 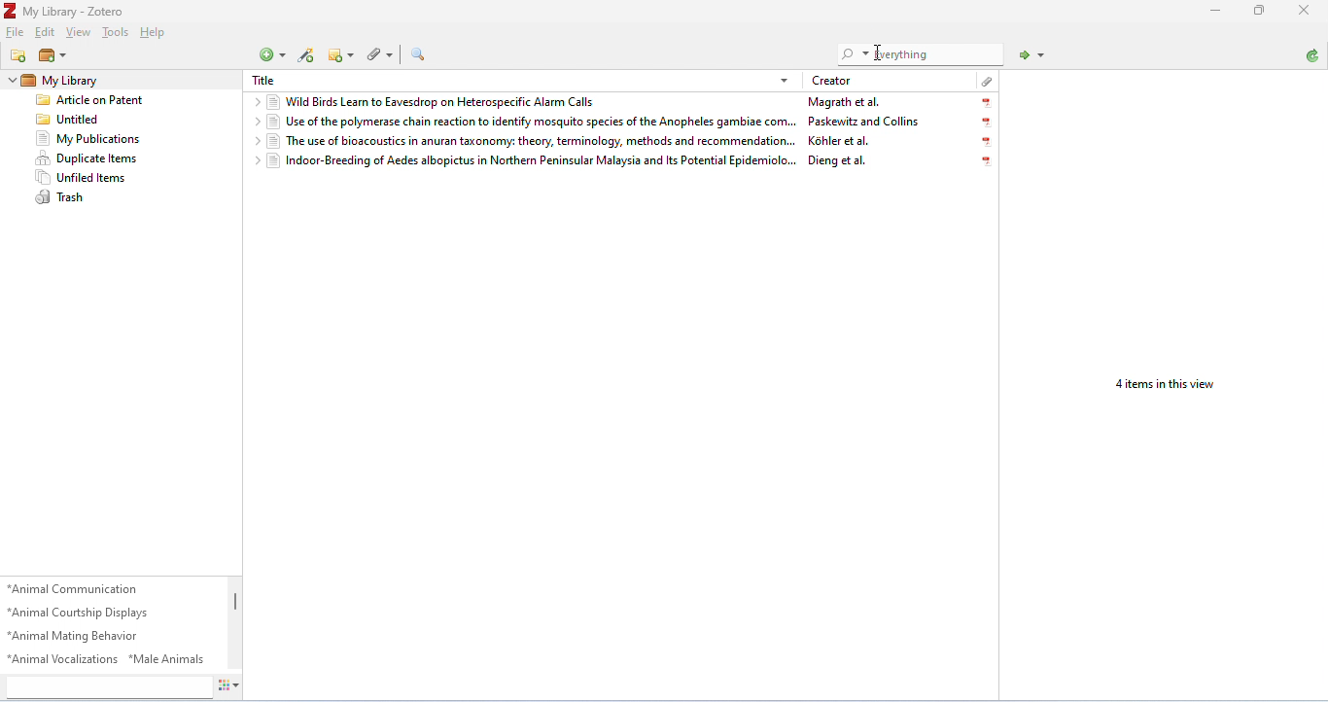 I want to click on Cursor Position, so click(x=877, y=53).